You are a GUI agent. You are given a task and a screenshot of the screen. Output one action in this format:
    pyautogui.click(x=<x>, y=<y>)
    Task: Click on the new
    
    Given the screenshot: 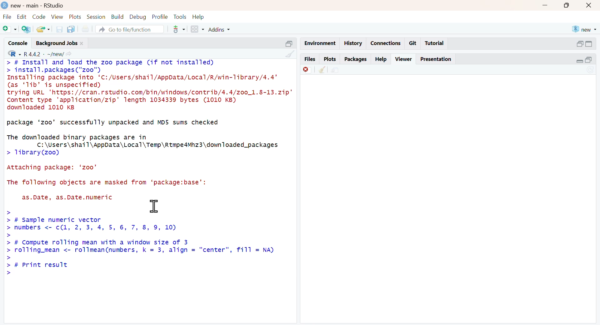 What is the action you would take?
    pyautogui.click(x=584, y=30)
    